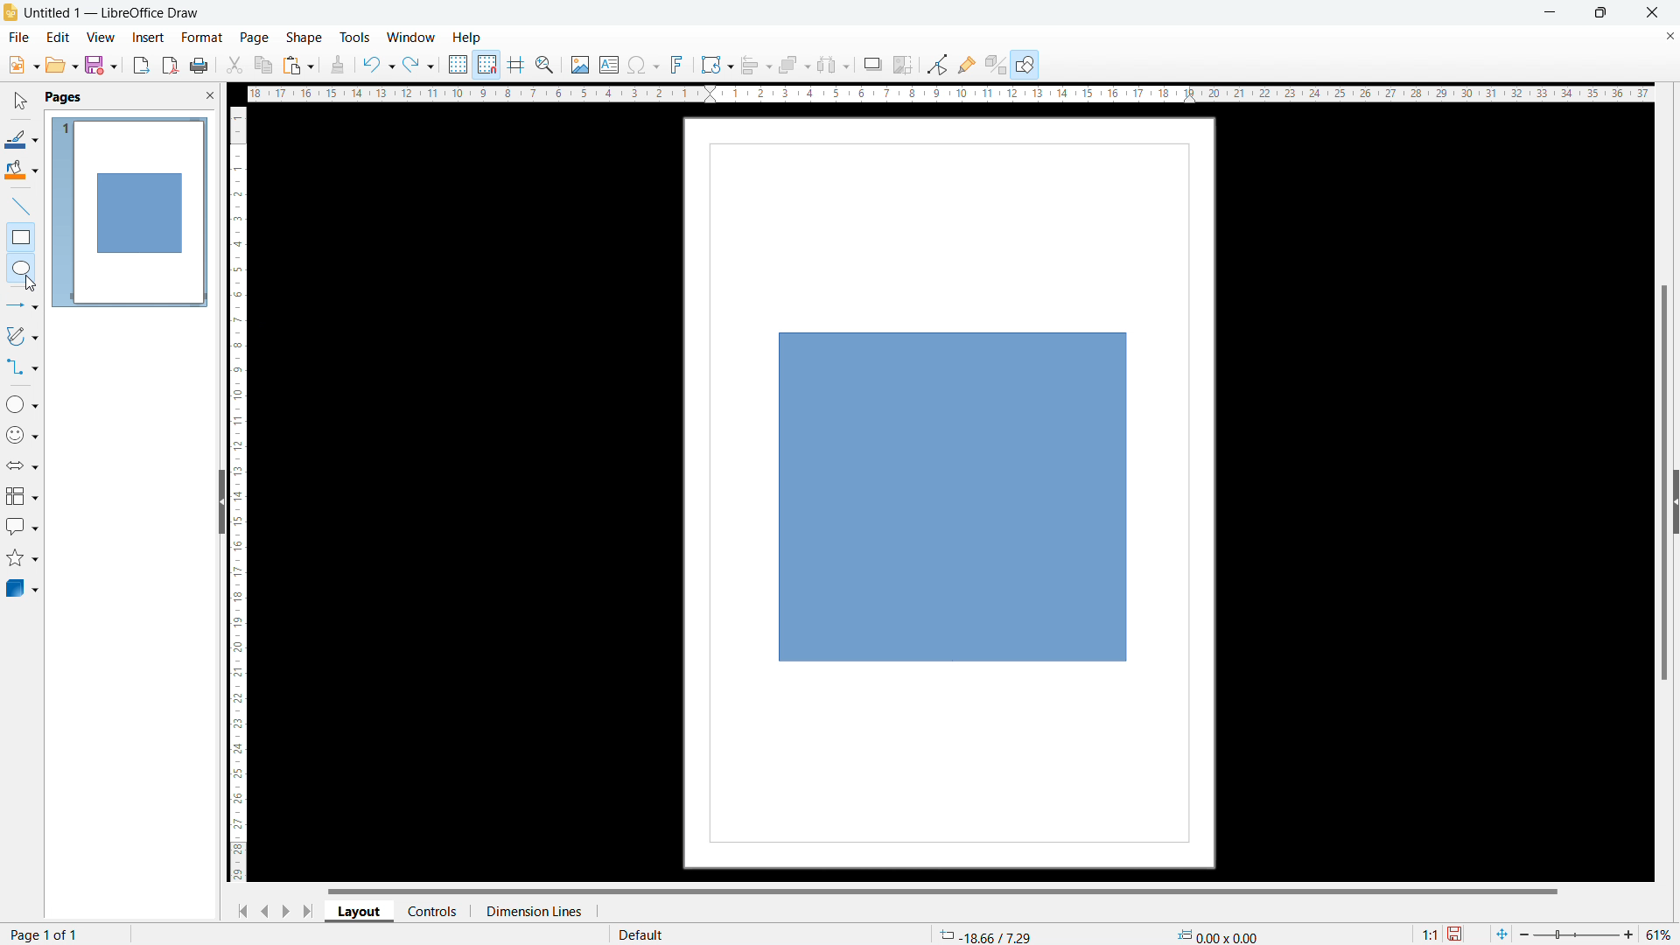 This screenshot has height=945, width=1680. What do you see at coordinates (23, 435) in the screenshot?
I see `symbol shapes` at bounding box center [23, 435].